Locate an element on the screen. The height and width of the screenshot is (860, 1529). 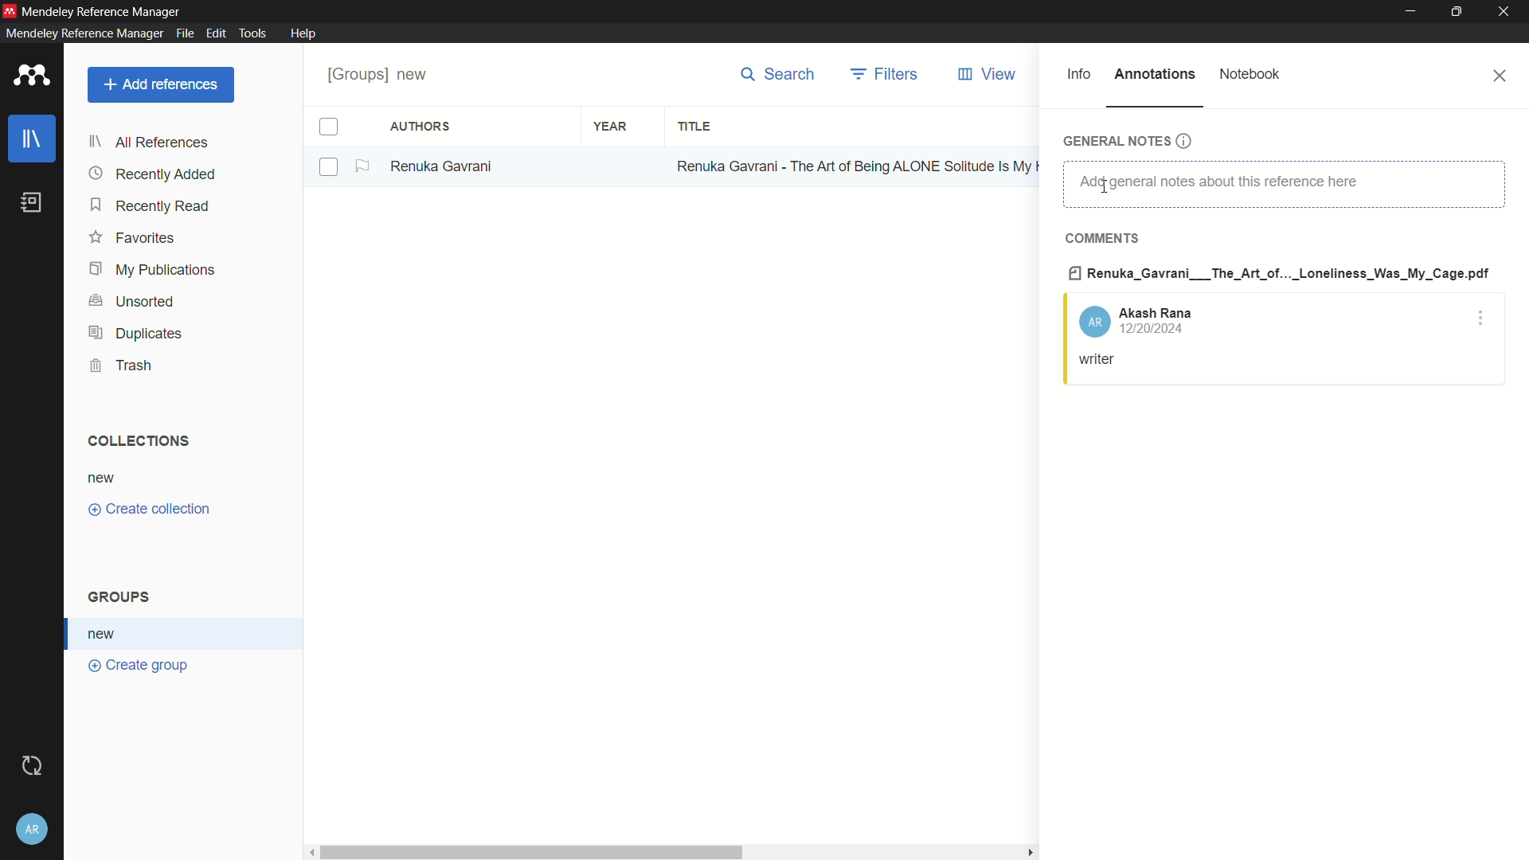
Akash Rana 12/20/2024 is located at coordinates (1160, 322).